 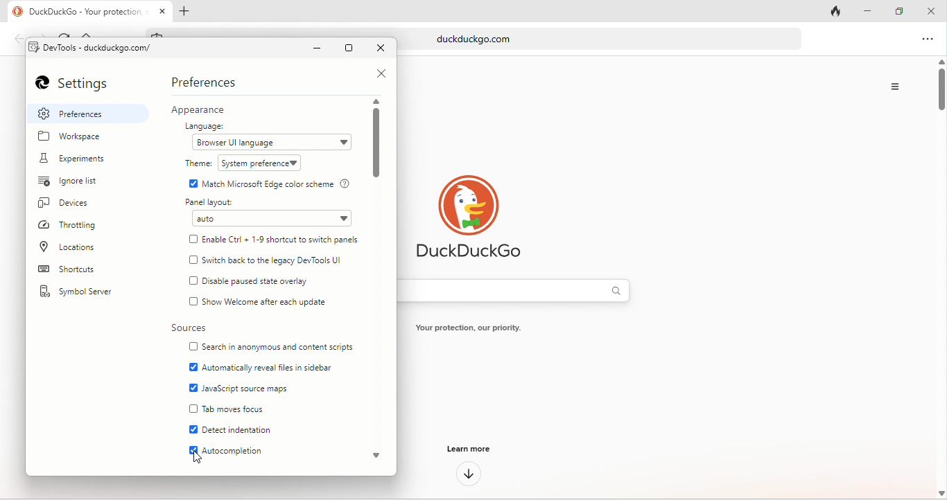 I want to click on close, so click(x=376, y=73).